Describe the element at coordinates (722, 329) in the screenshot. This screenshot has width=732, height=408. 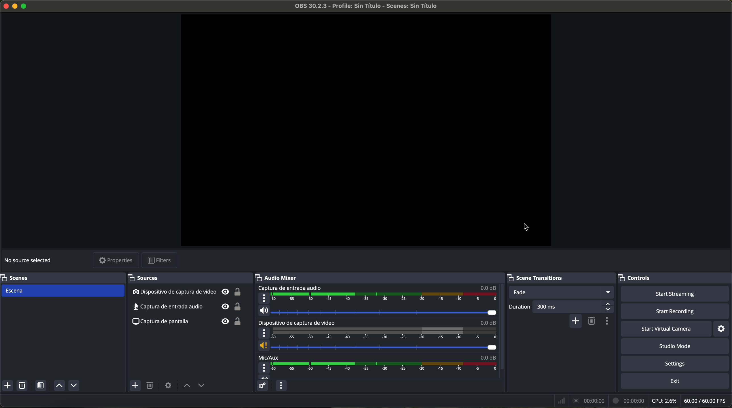
I see `settings` at that location.